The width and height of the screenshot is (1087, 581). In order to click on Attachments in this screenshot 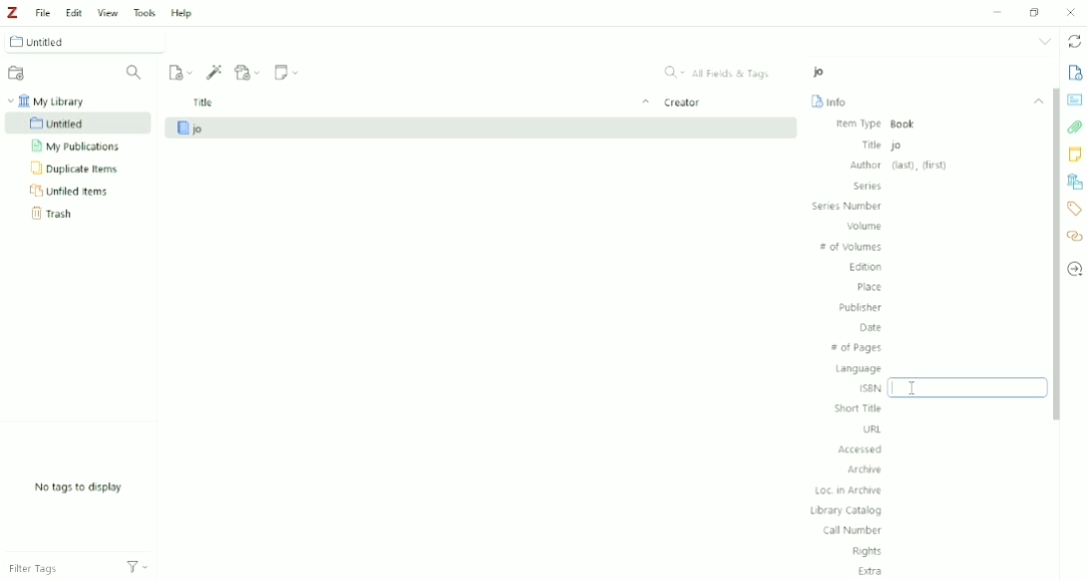, I will do `click(1075, 129)`.